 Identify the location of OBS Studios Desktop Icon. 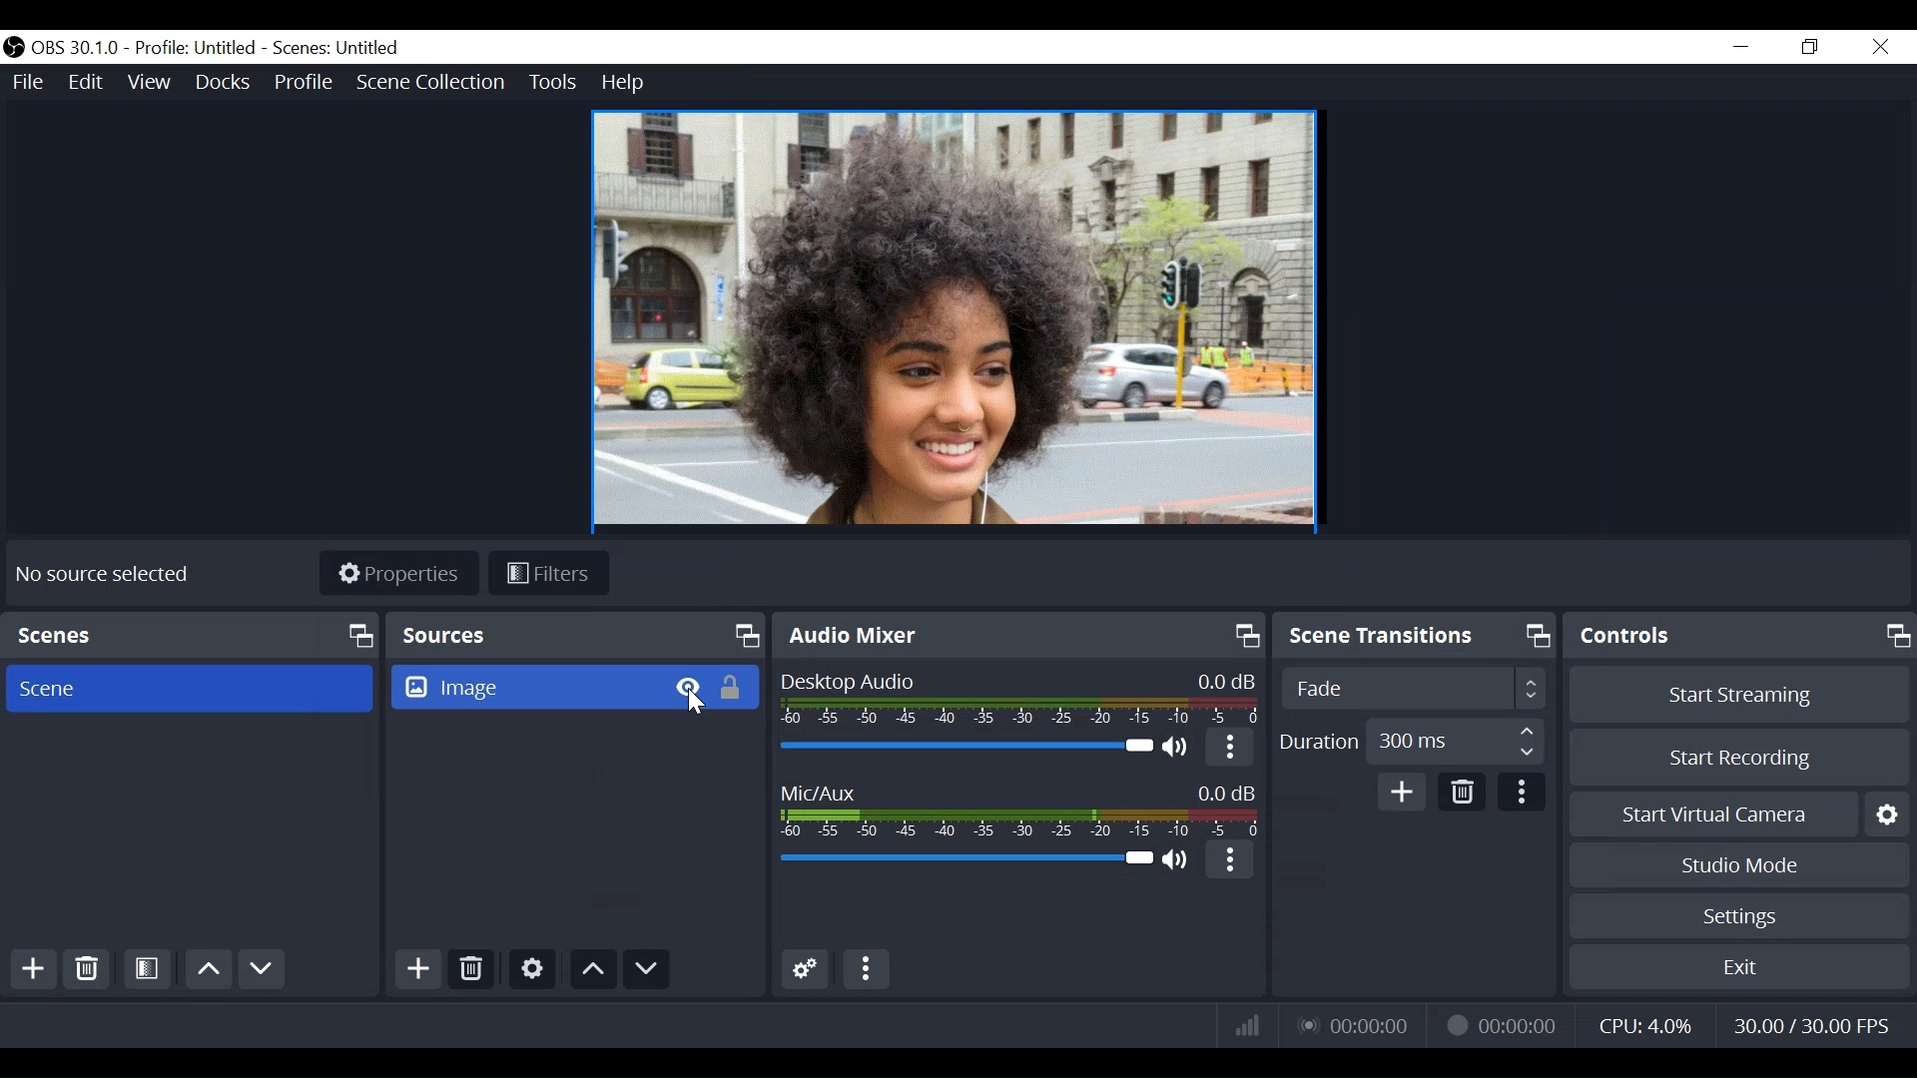
(13, 47).